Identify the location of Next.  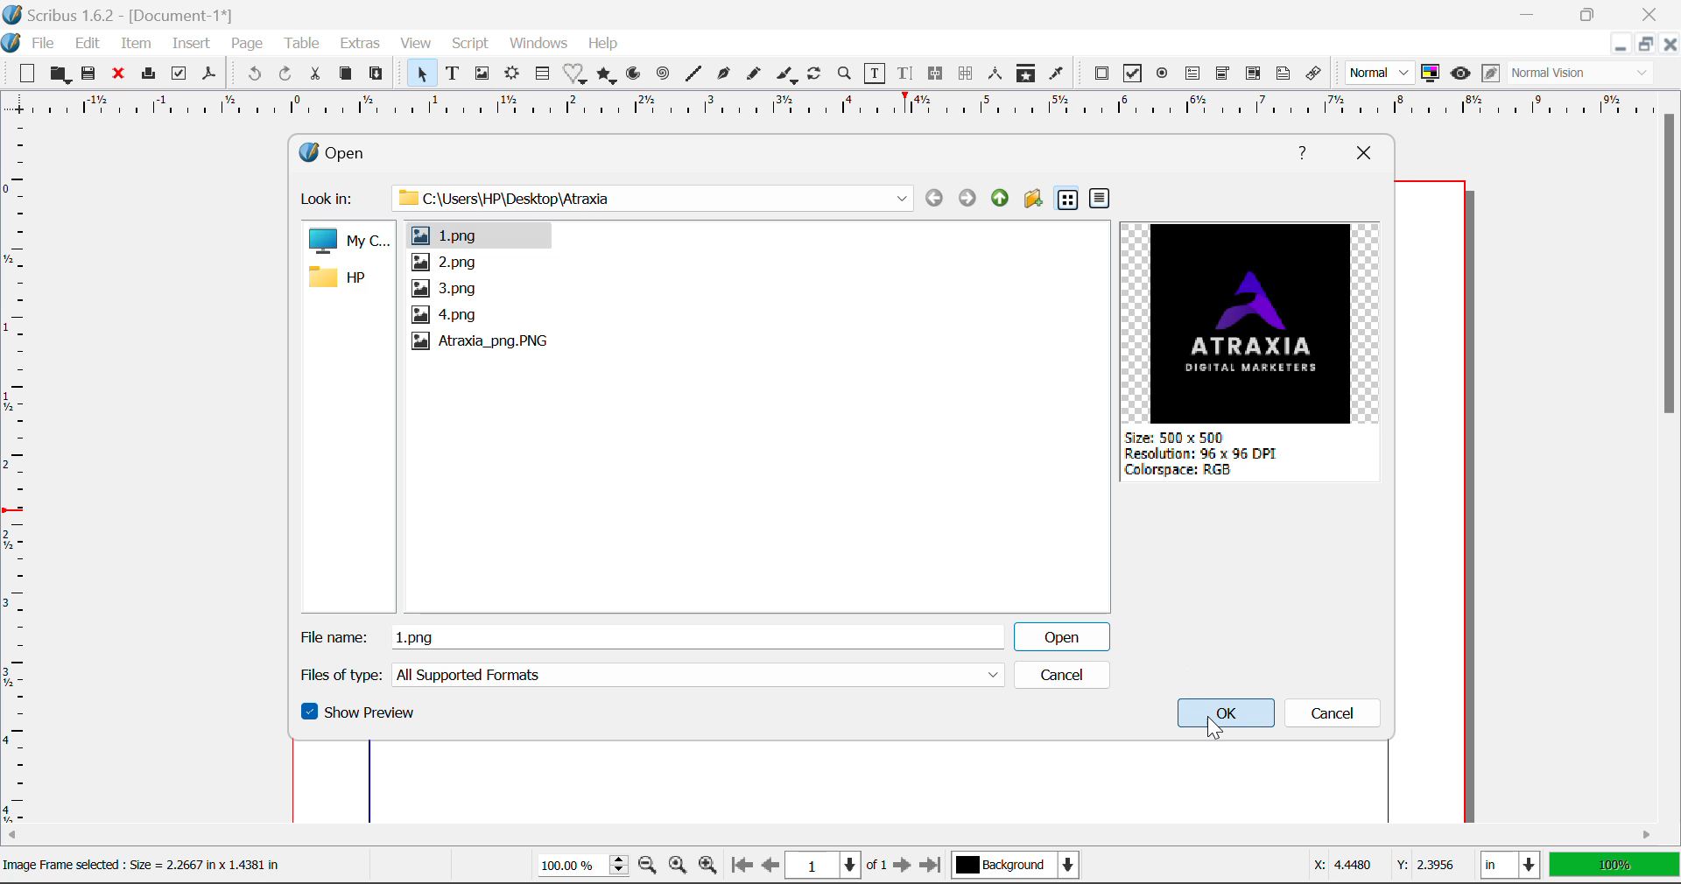
(904, 866).